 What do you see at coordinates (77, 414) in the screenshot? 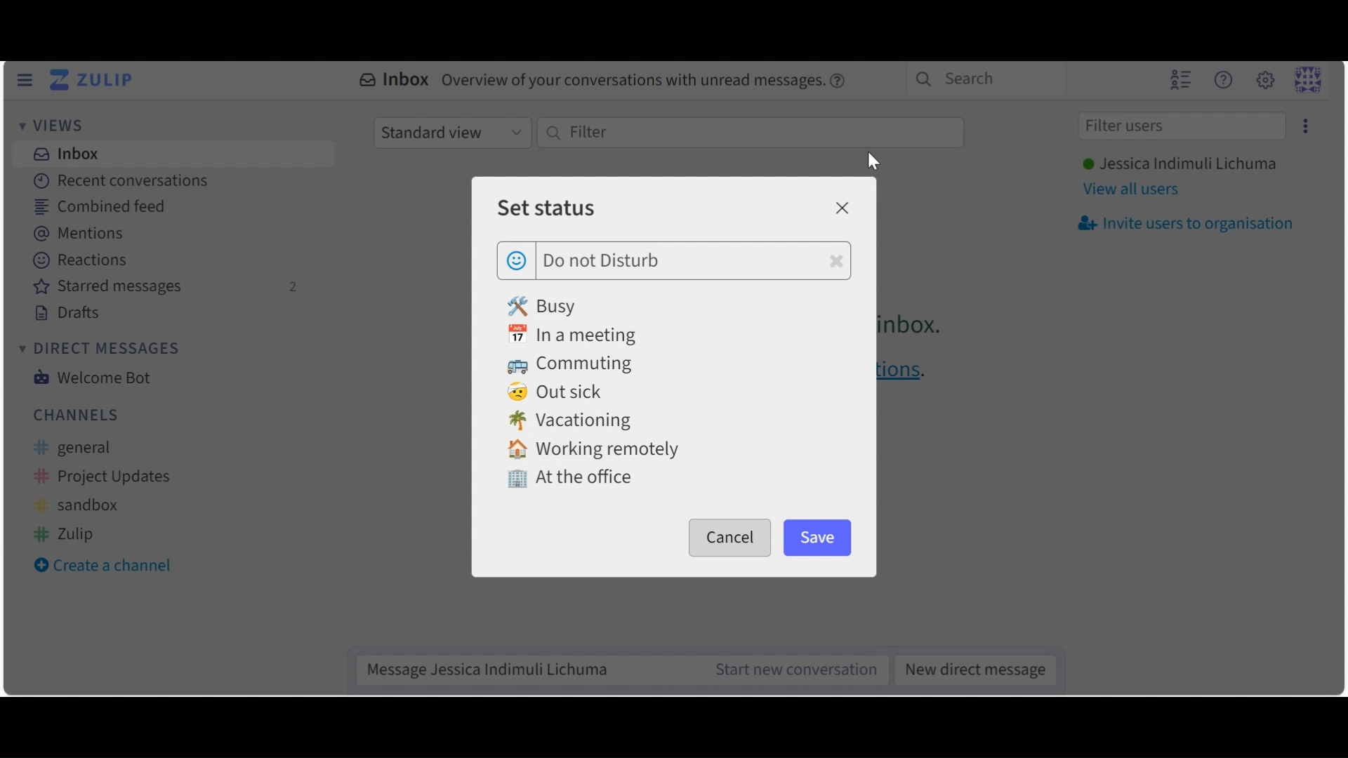
I see `Channels` at bounding box center [77, 414].